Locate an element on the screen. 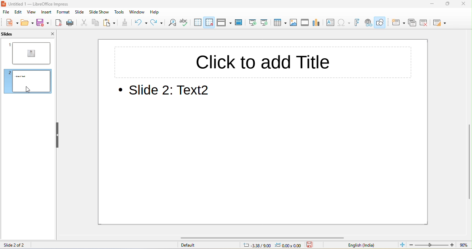  undo is located at coordinates (140, 23).